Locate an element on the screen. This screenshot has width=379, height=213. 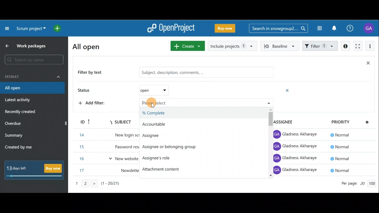
Please select is located at coordinates (204, 102).